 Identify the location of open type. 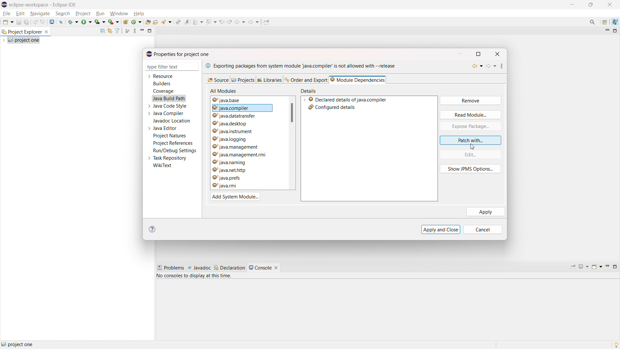
(148, 22).